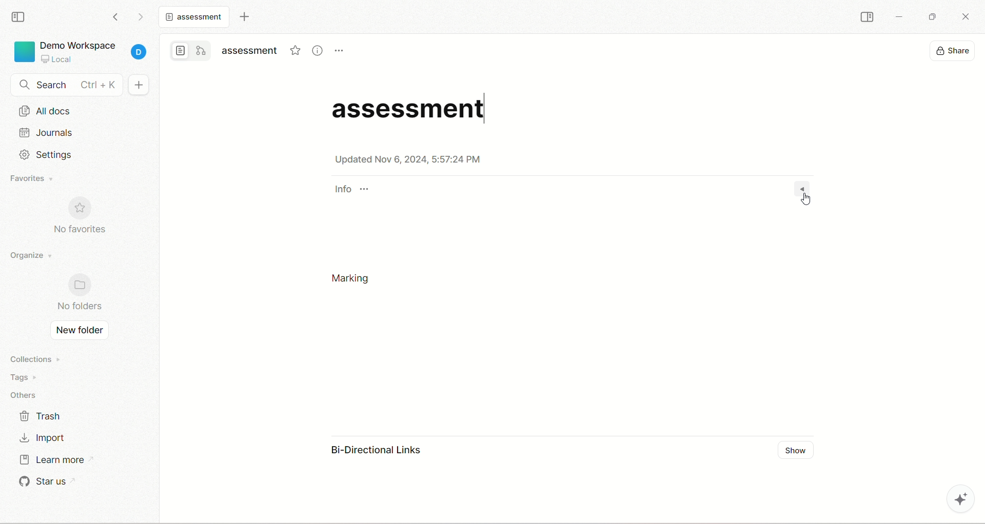  I want to click on more options, so click(340, 50).